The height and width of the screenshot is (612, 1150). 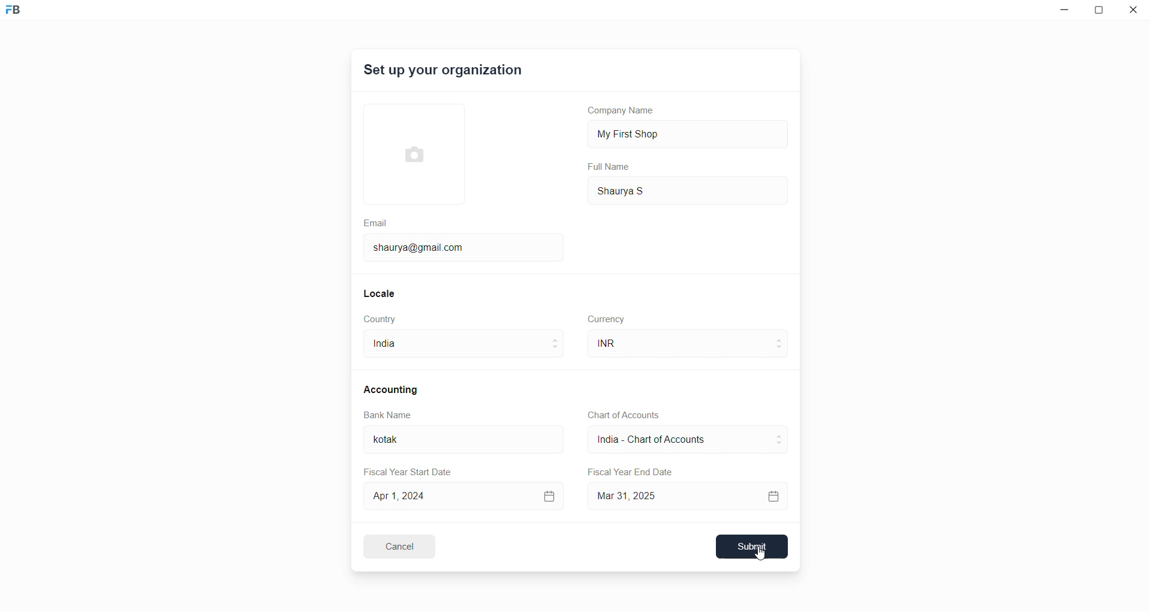 What do you see at coordinates (753, 547) in the screenshot?
I see `Submit ` at bounding box center [753, 547].